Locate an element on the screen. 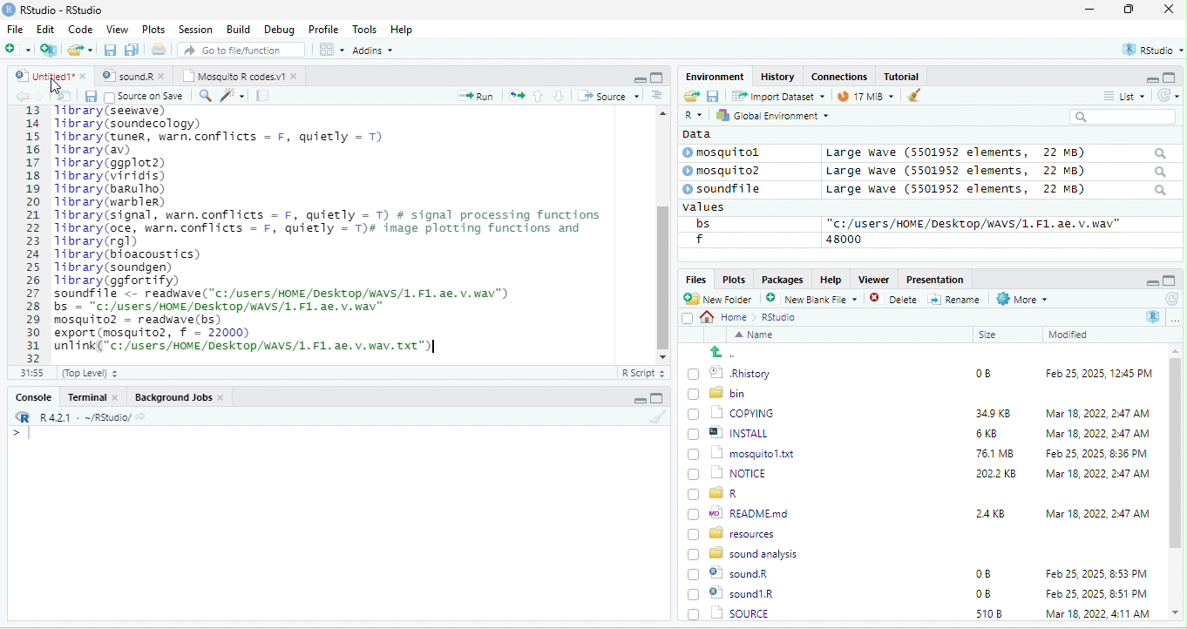 This screenshot has height=629, width=1187. hy Global Environment ~ is located at coordinates (768, 115).